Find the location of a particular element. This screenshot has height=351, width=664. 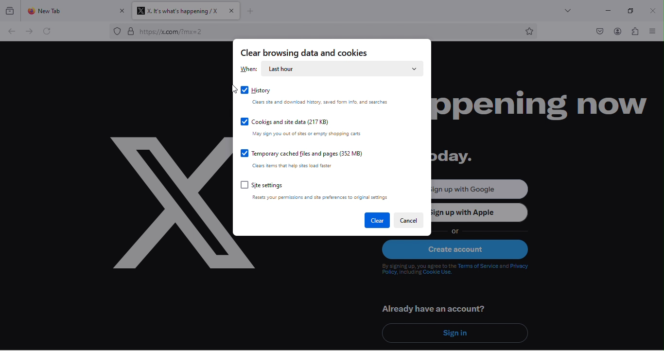

cancel is located at coordinates (409, 221).